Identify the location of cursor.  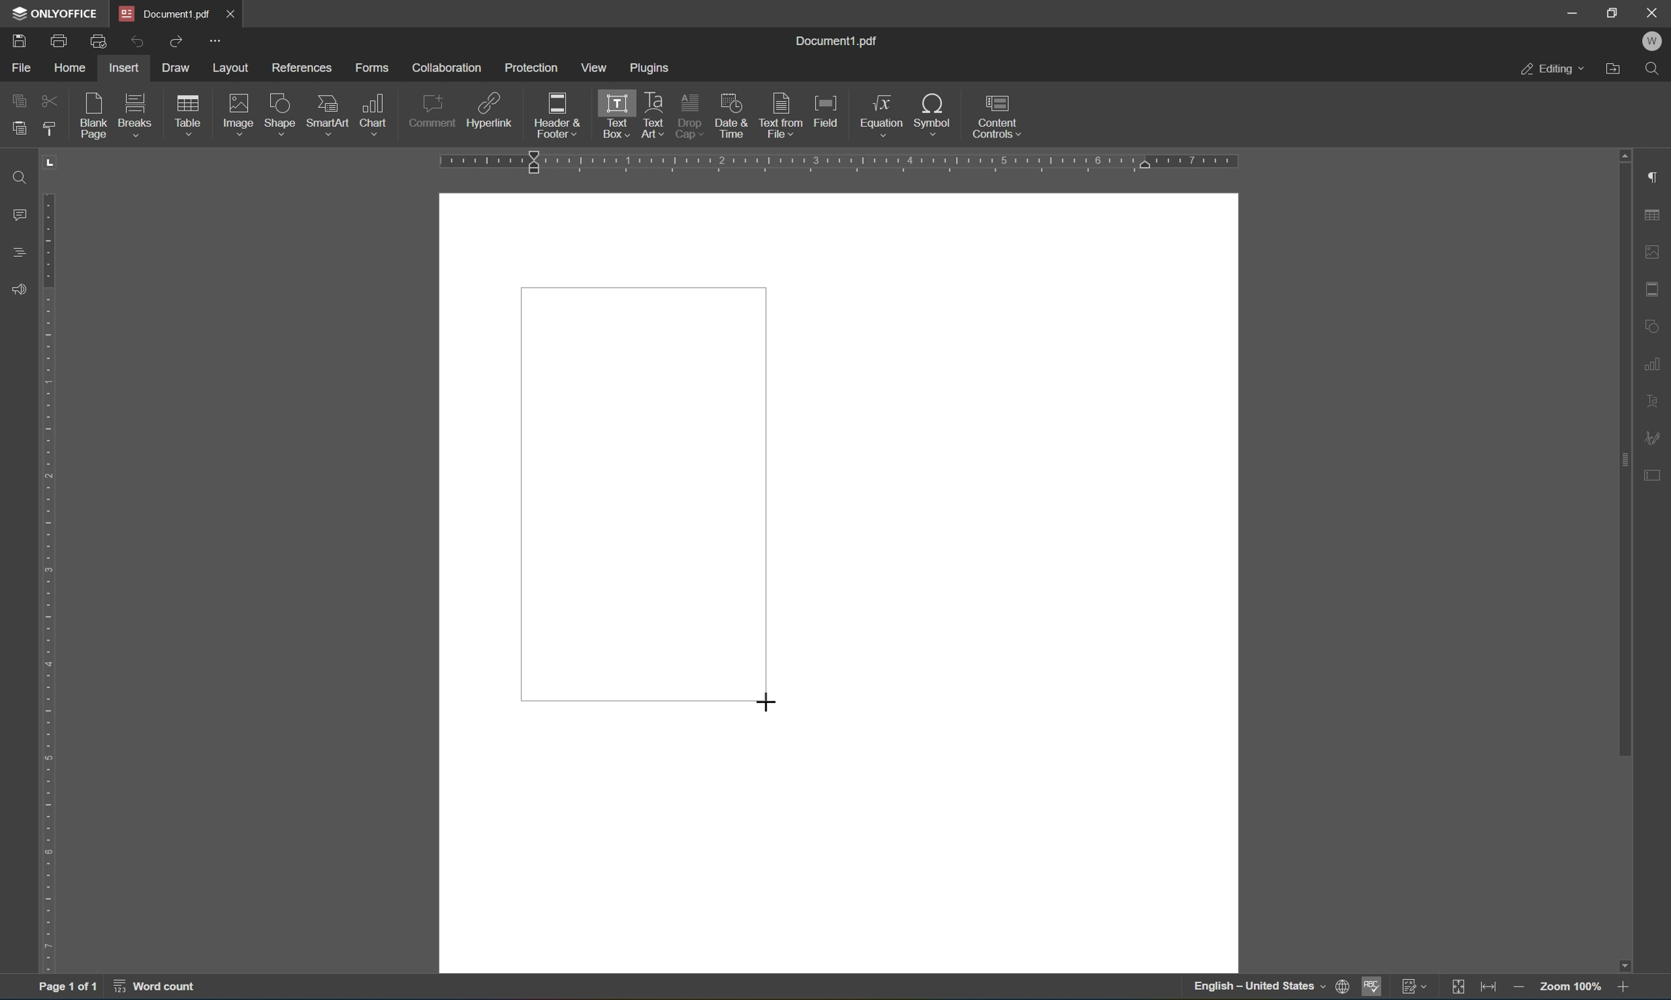
(761, 704).